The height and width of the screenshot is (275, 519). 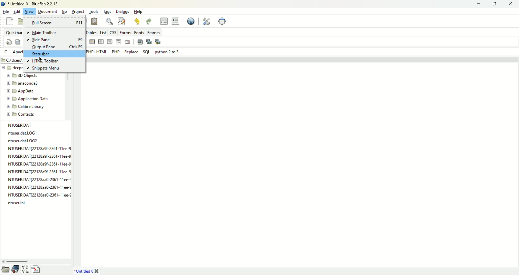 I want to click on main toolbar, so click(x=52, y=32).